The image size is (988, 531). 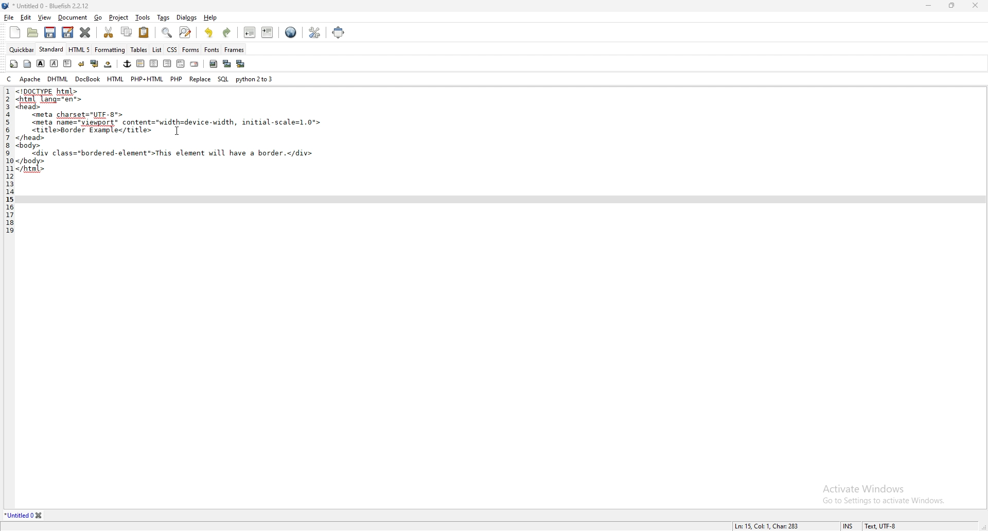 What do you see at coordinates (154, 63) in the screenshot?
I see `center justify` at bounding box center [154, 63].